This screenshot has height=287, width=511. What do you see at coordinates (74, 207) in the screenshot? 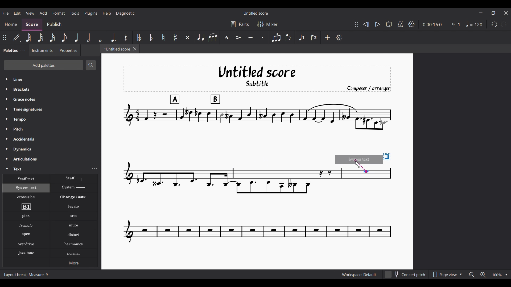
I see `Legato` at bounding box center [74, 207].